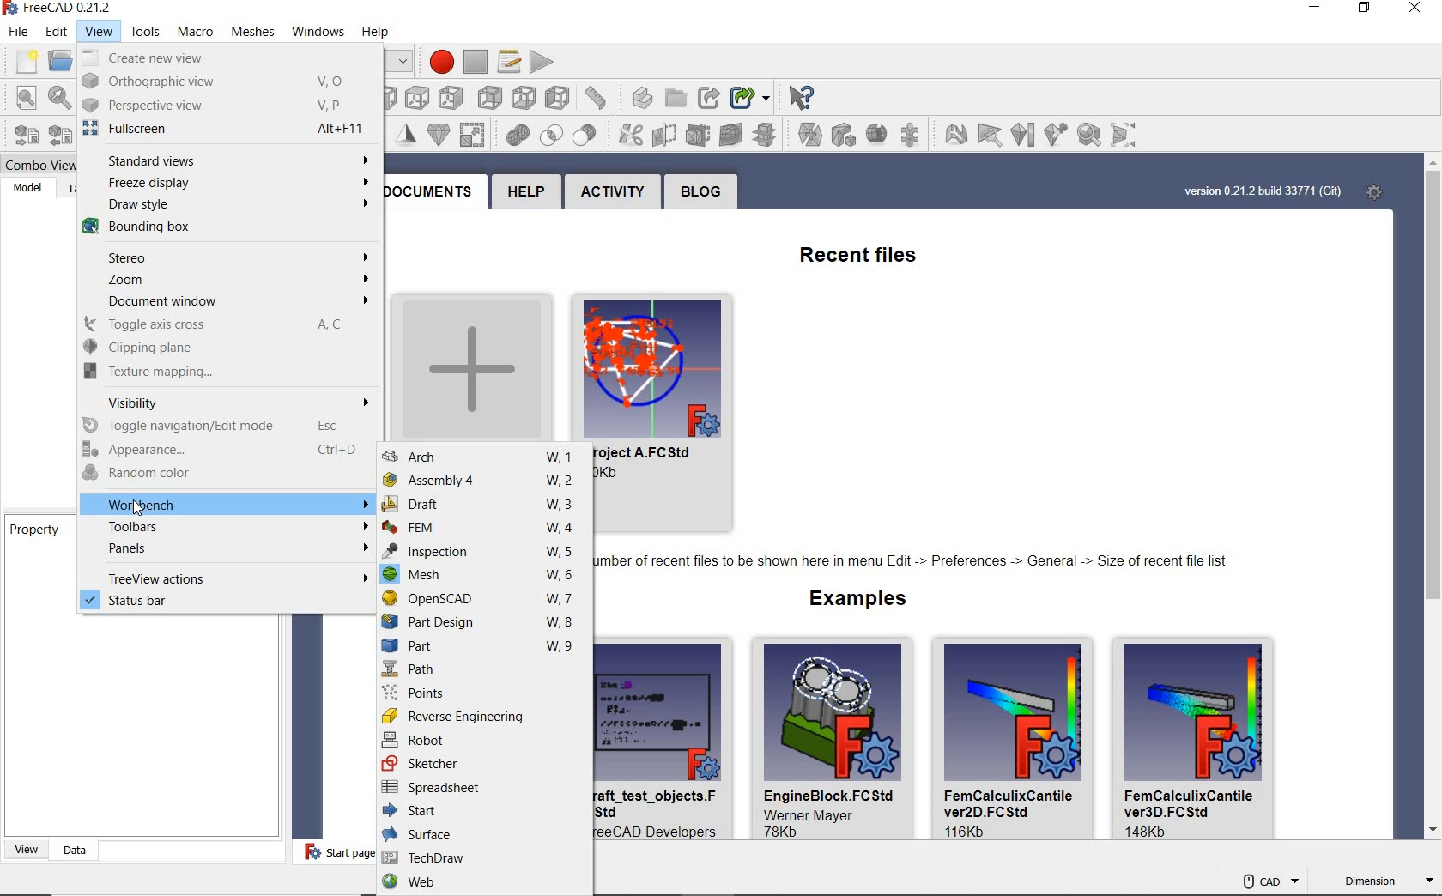  I want to click on surface, so click(482, 834).